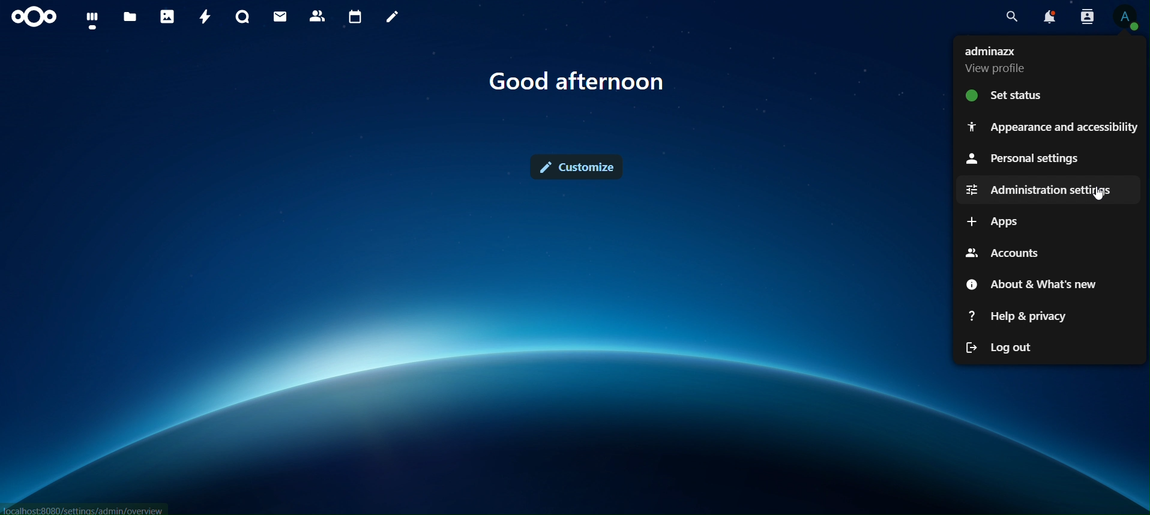 The height and width of the screenshot is (515, 1150). Describe the element at coordinates (991, 221) in the screenshot. I see `apps` at that location.